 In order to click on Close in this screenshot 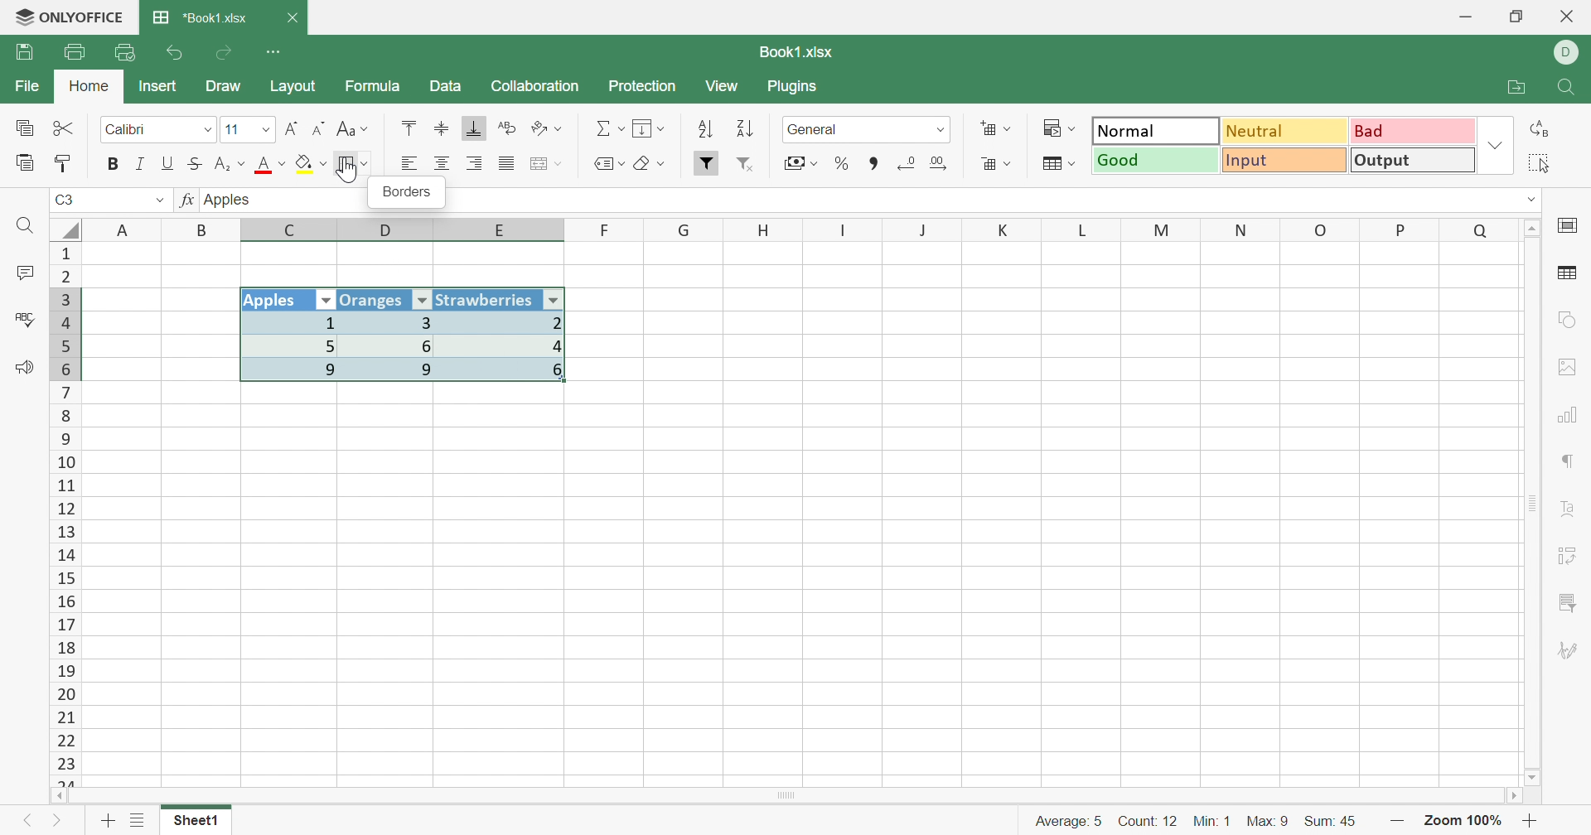, I will do `click(1568, 17)`.